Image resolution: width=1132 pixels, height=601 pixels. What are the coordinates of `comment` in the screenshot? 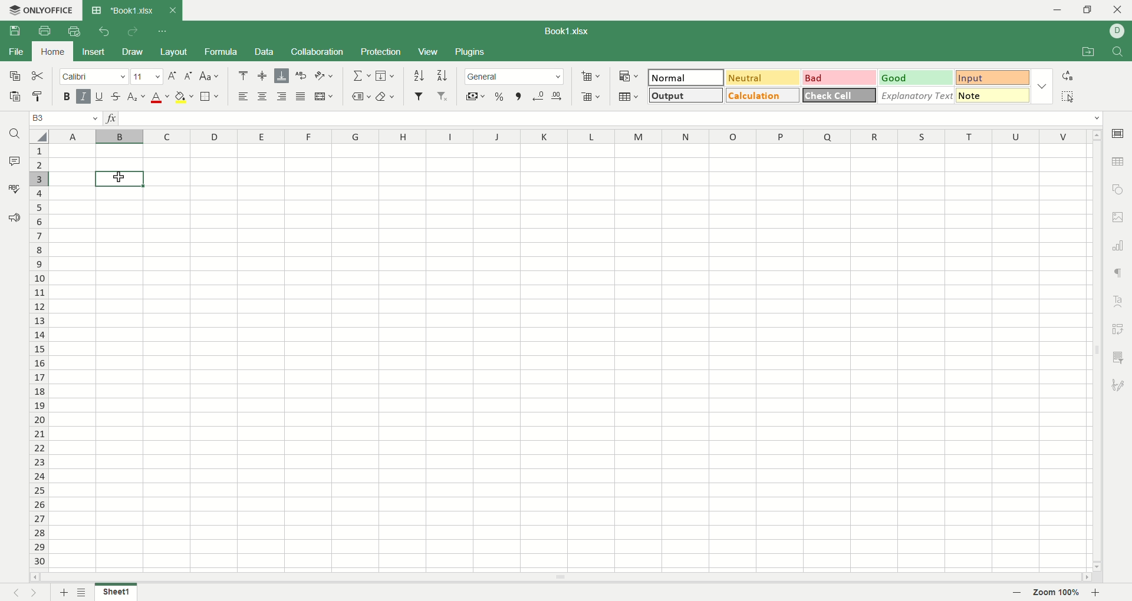 It's located at (11, 160).